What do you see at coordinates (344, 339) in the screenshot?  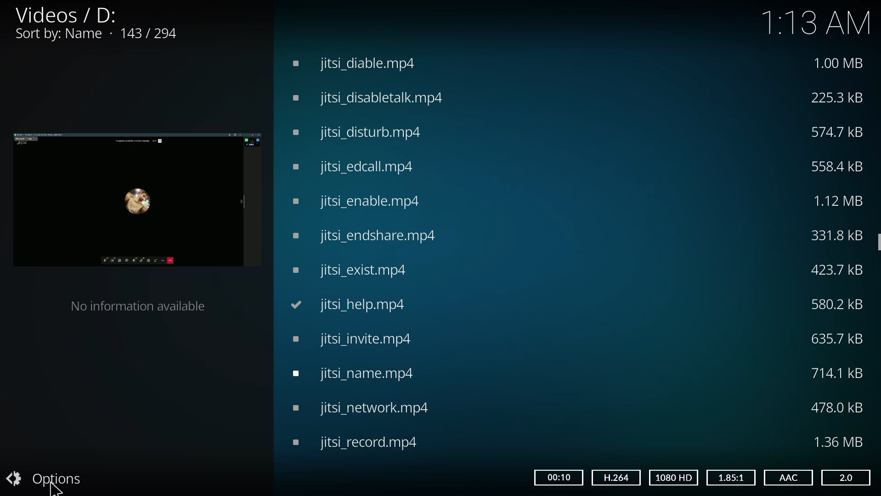 I see `video` at bounding box center [344, 339].